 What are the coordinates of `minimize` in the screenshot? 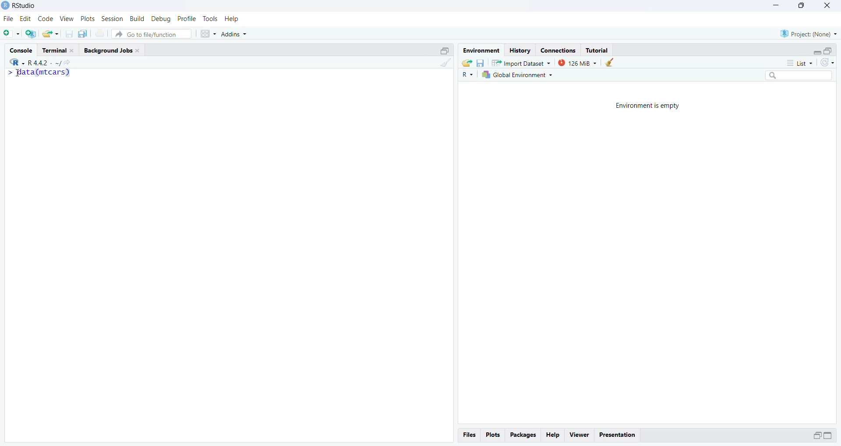 It's located at (777, 5).